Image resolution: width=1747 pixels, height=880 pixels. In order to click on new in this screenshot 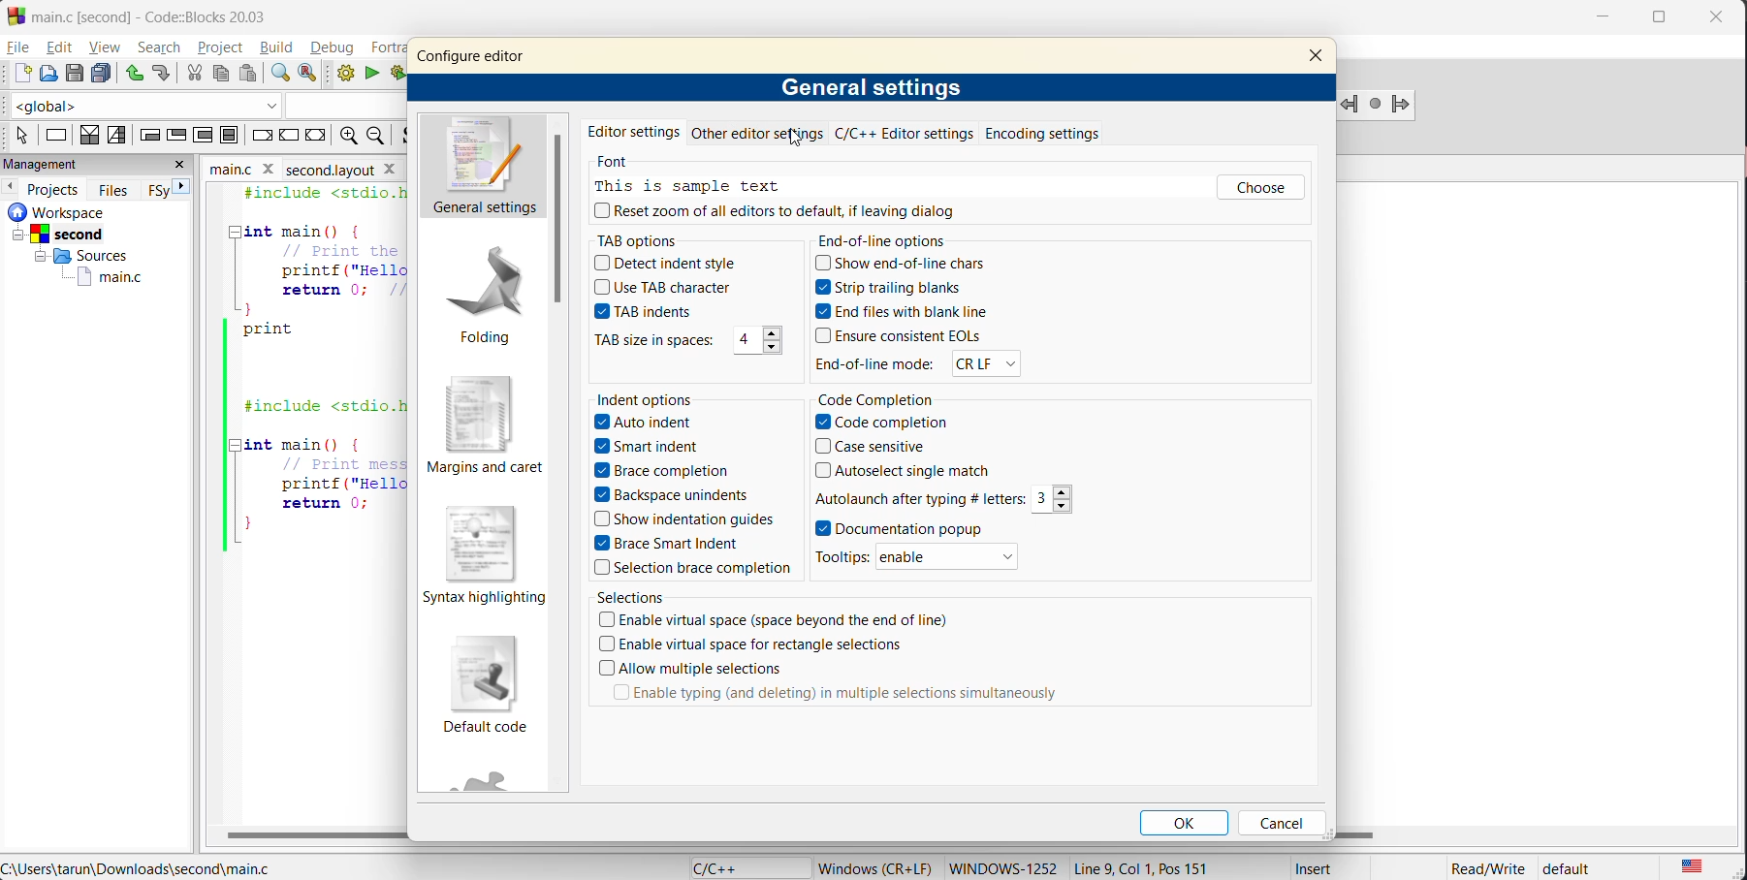, I will do `click(18, 75)`.